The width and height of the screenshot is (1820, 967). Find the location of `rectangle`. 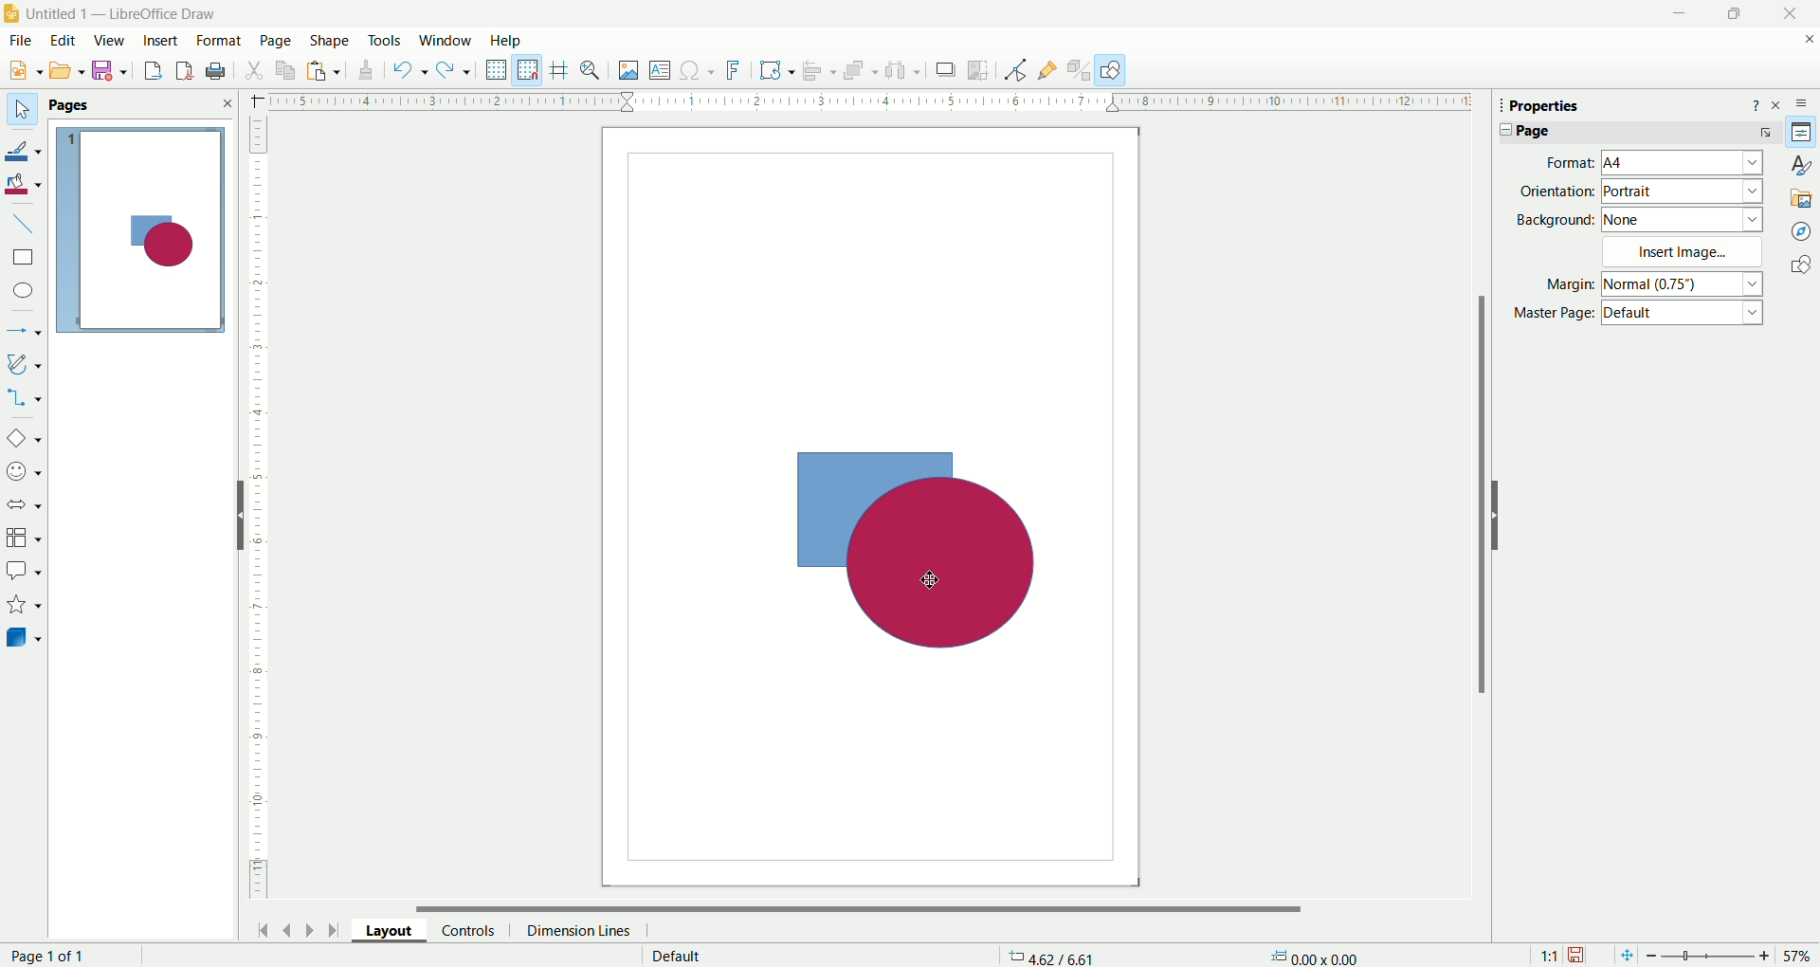

rectangle is located at coordinates (23, 257).